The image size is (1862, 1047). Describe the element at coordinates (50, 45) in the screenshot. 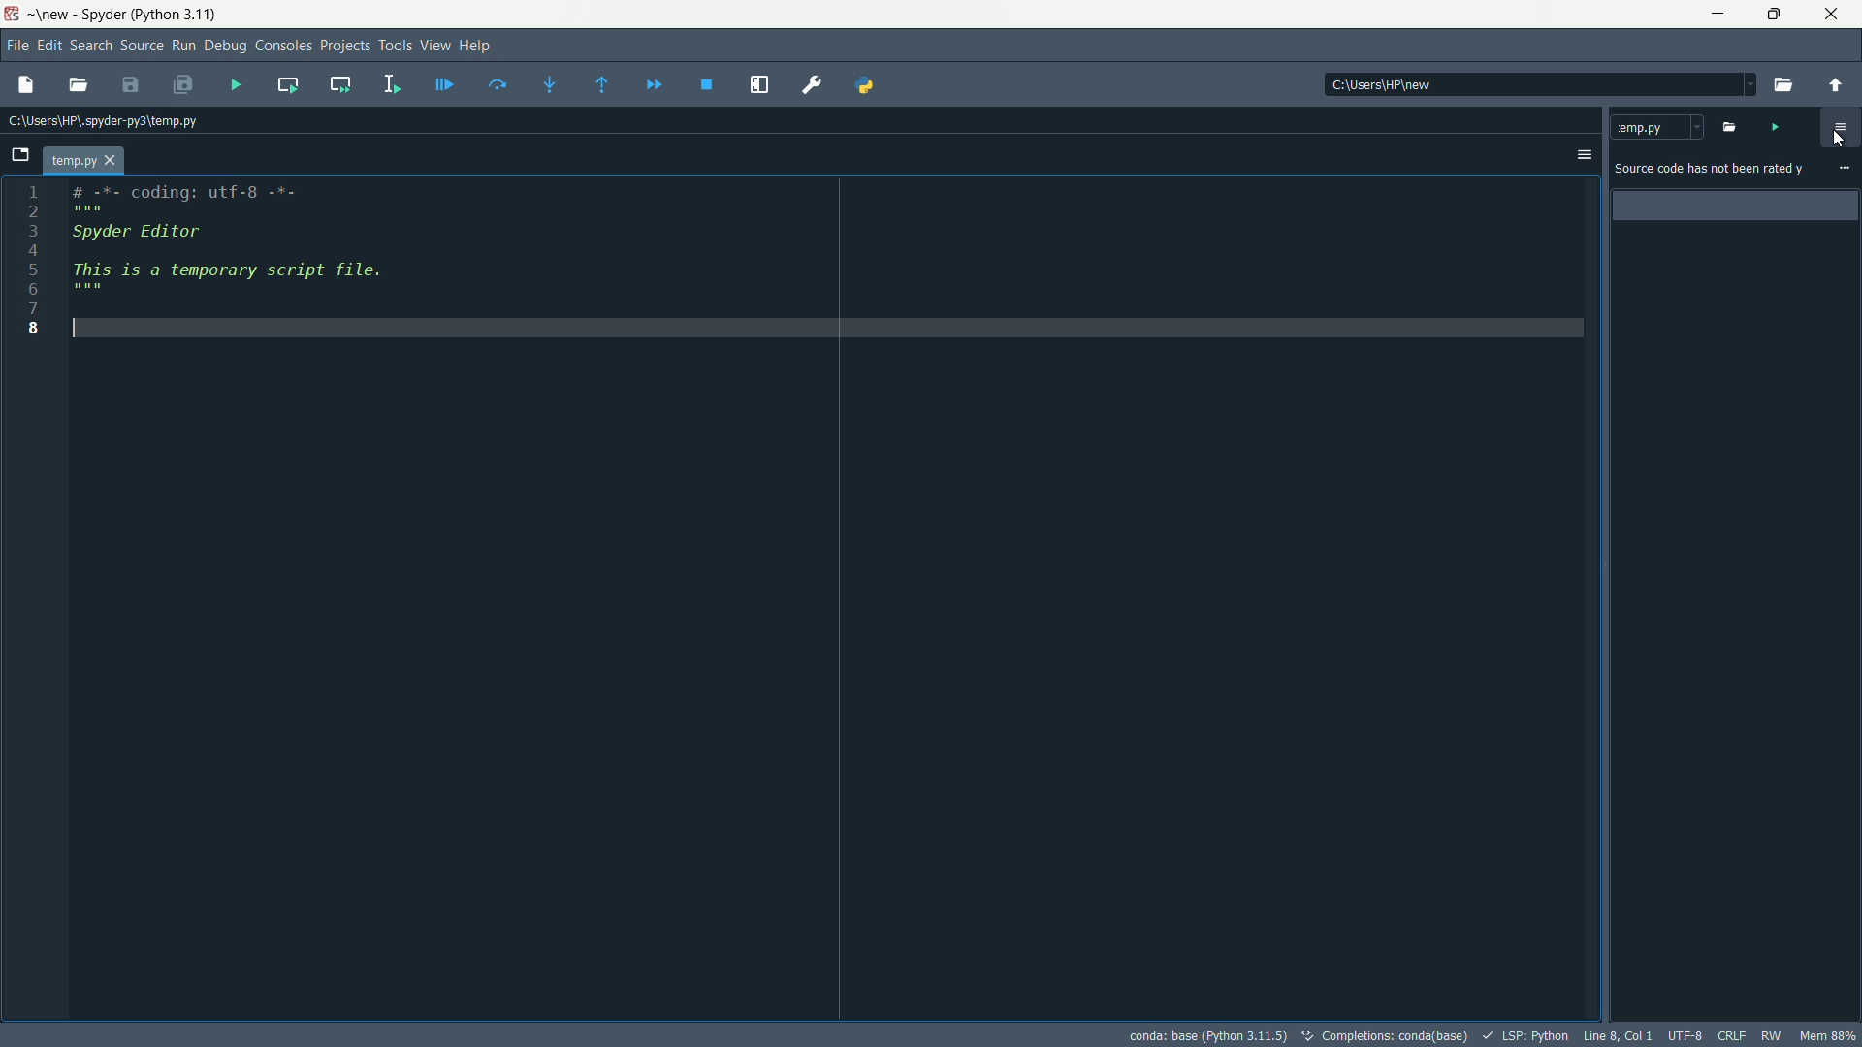

I see `edit menu` at that location.